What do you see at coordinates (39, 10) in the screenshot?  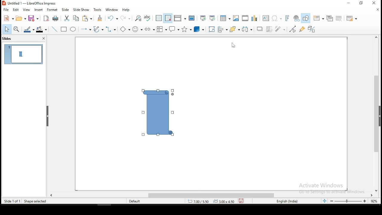 I see `insert` at bounding box center [39, 10].